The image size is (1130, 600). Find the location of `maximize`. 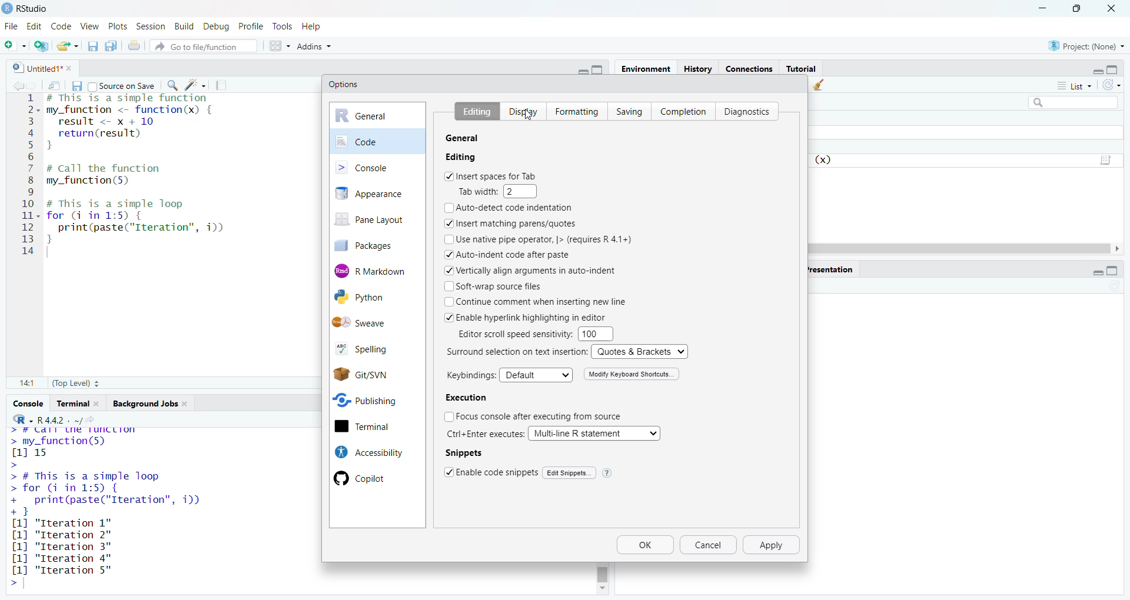

maximize is located at coordinates (601, 69).